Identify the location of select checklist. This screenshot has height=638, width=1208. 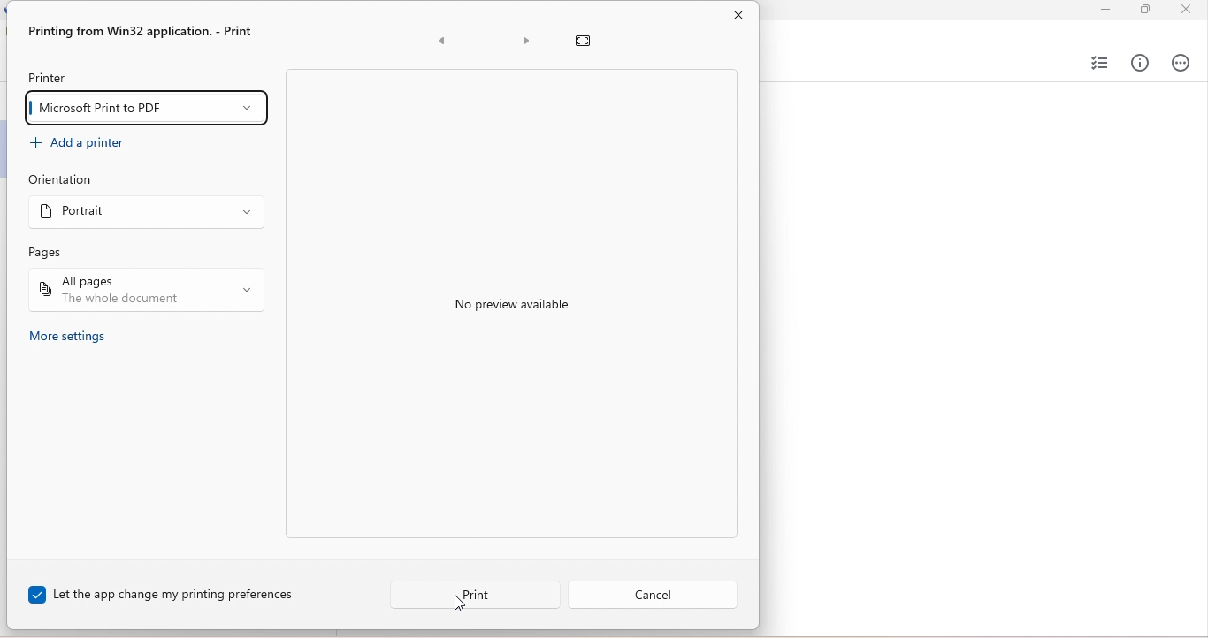
(1097, 63).